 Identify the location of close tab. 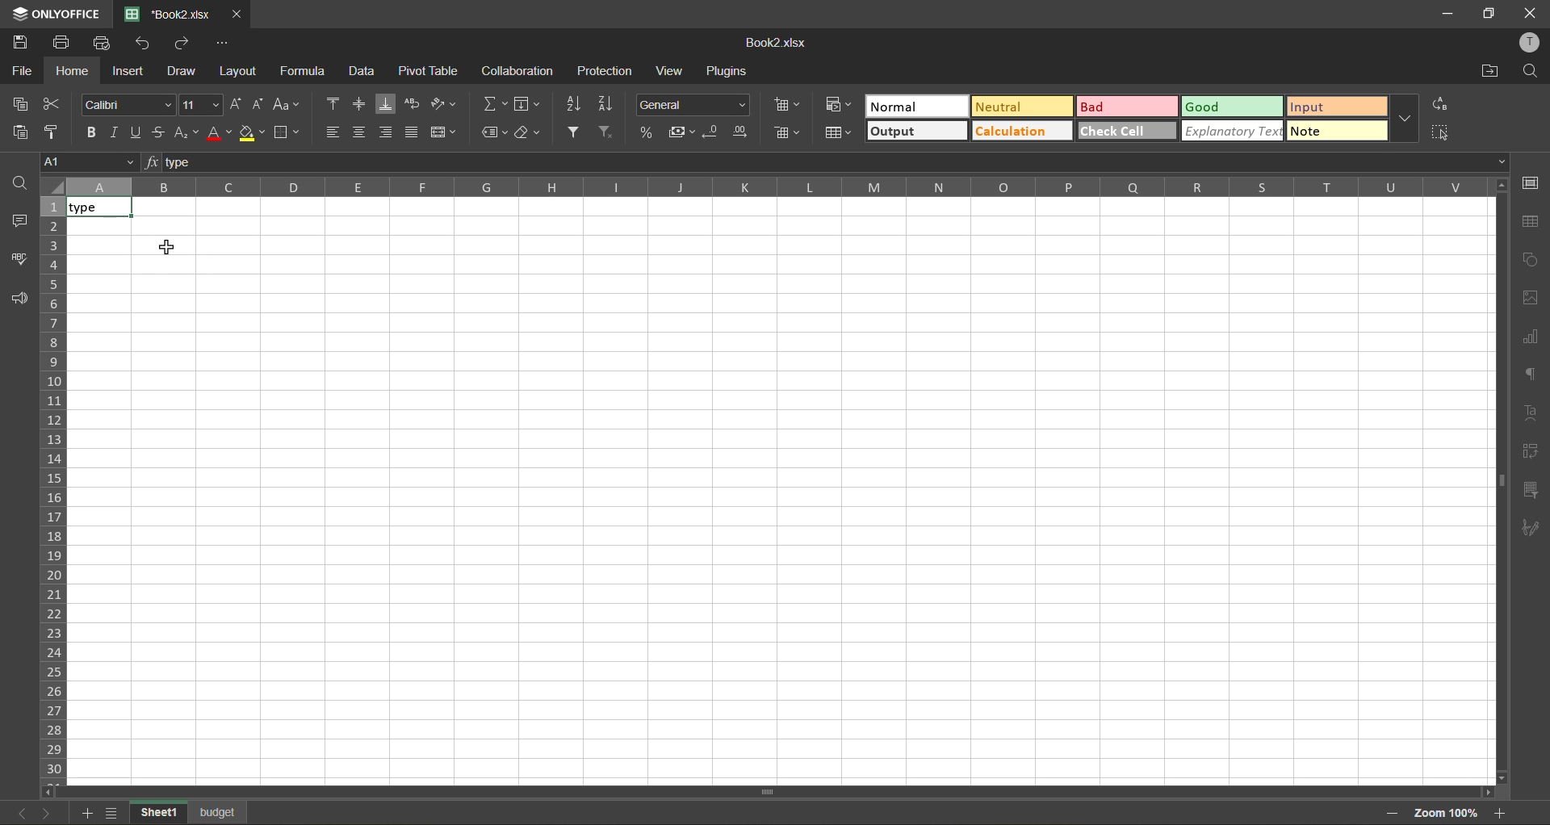
(234, 15).